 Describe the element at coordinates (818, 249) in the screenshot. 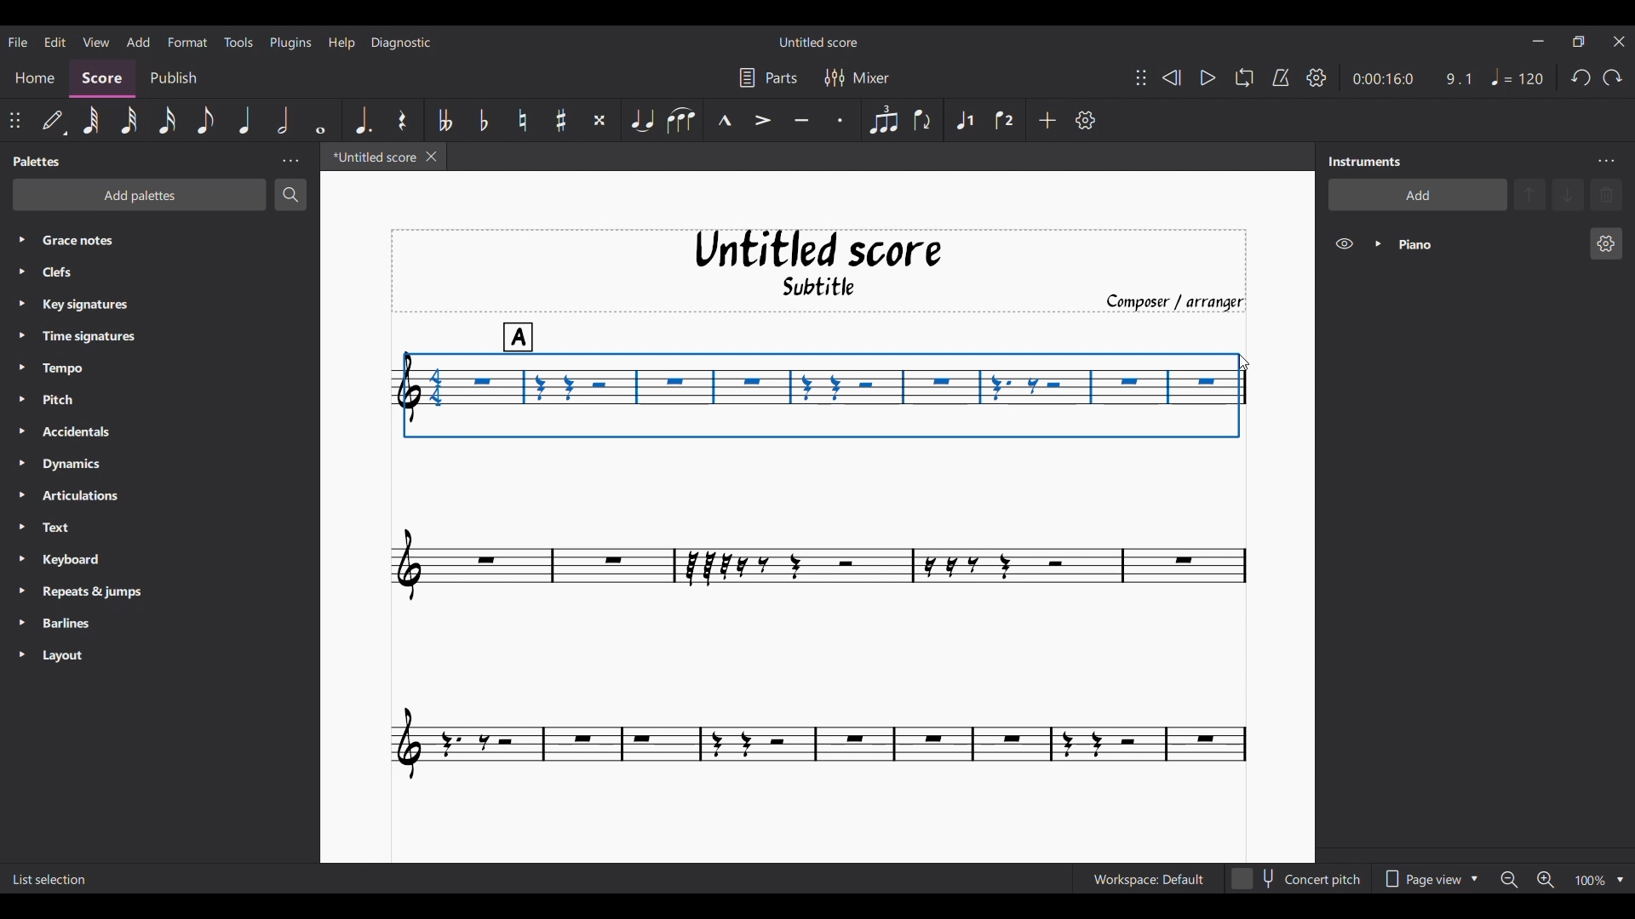

I see `Untitled score` at that location.